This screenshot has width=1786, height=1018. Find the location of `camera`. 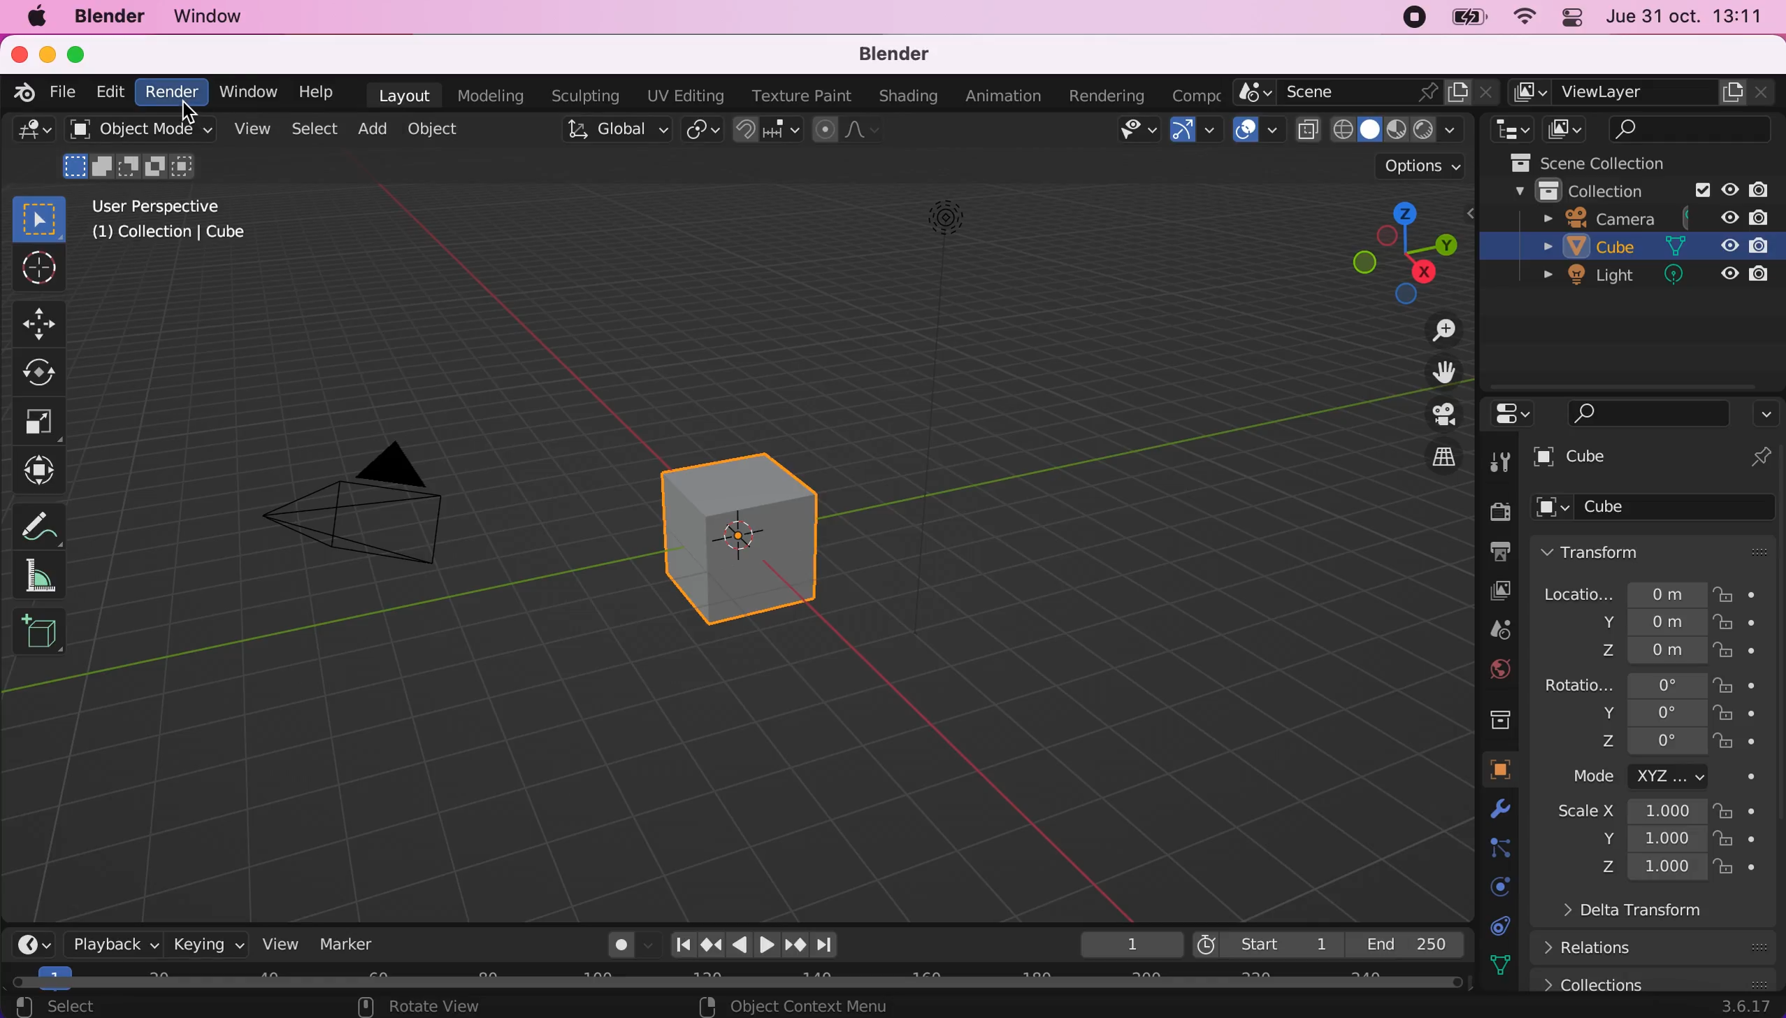

camera is located at coordinates (1655, 217).